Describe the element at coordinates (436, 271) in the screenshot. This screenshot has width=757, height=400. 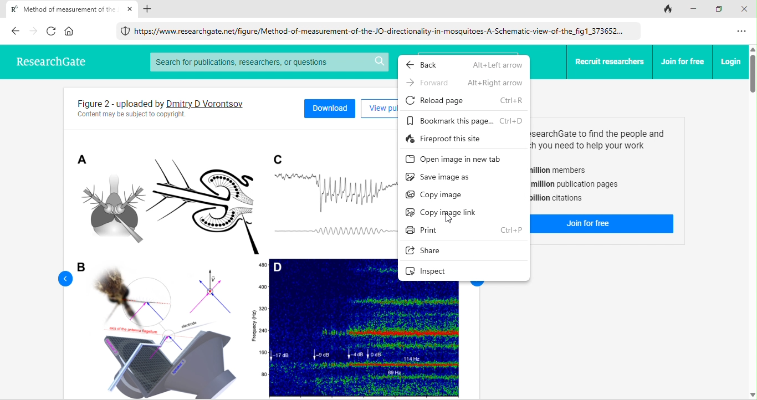
I see `inspect` at that location.